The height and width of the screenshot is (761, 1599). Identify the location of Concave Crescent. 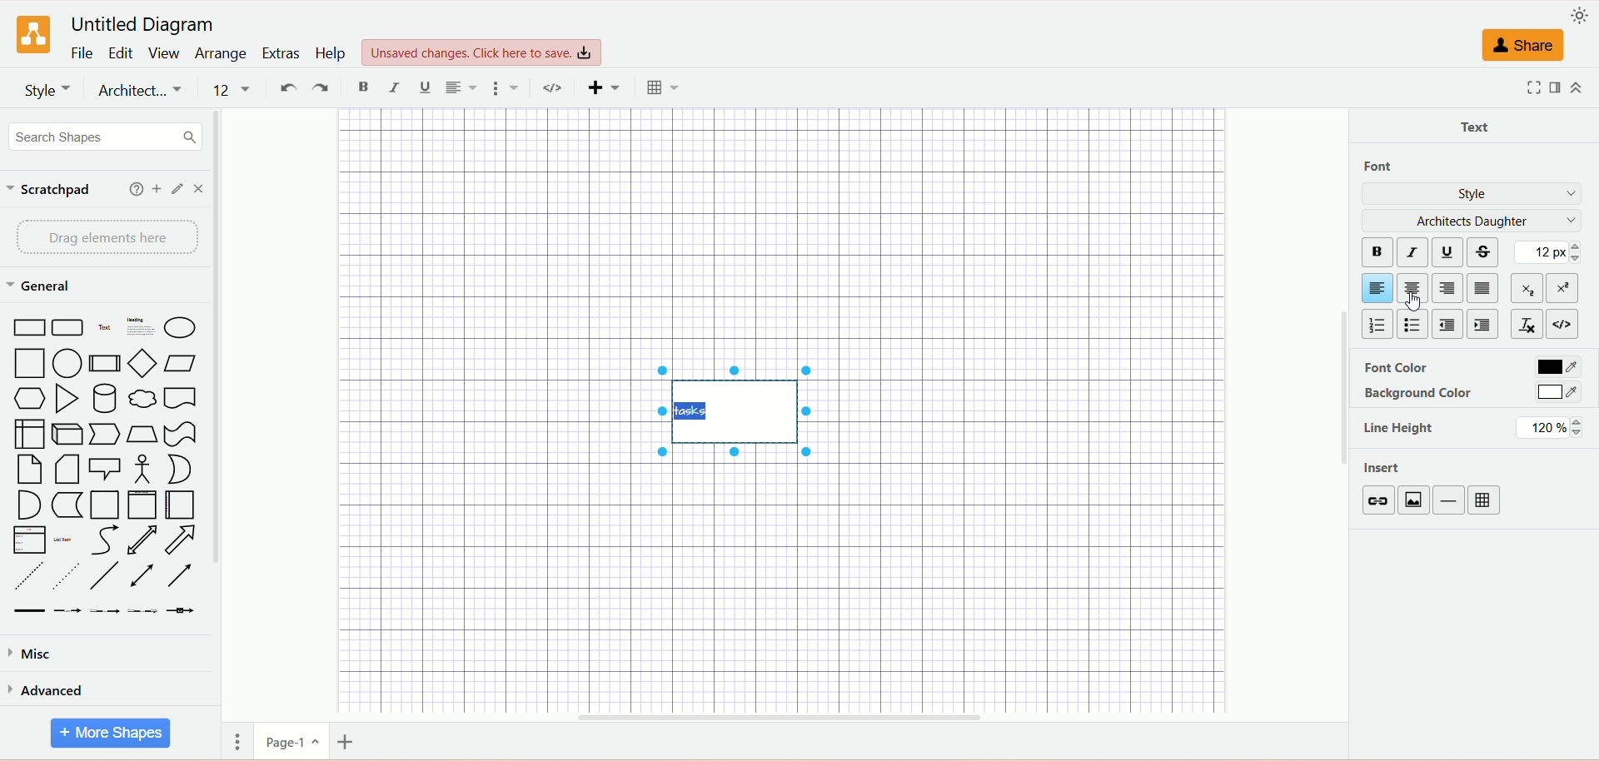
(178, 469).